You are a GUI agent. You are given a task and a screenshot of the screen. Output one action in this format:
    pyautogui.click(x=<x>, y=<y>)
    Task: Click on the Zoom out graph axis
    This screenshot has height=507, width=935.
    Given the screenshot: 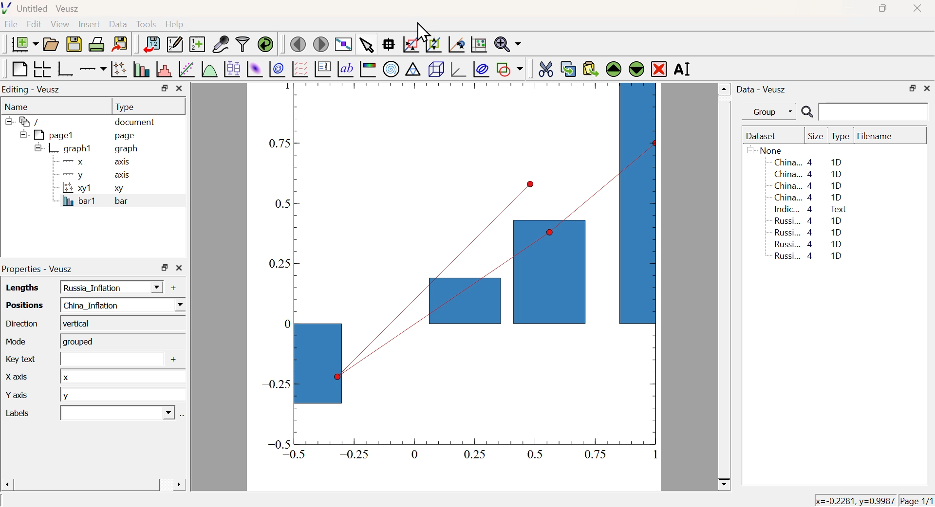 What is the action you would take?
    pyautogui.click(x=433, y=43)
    